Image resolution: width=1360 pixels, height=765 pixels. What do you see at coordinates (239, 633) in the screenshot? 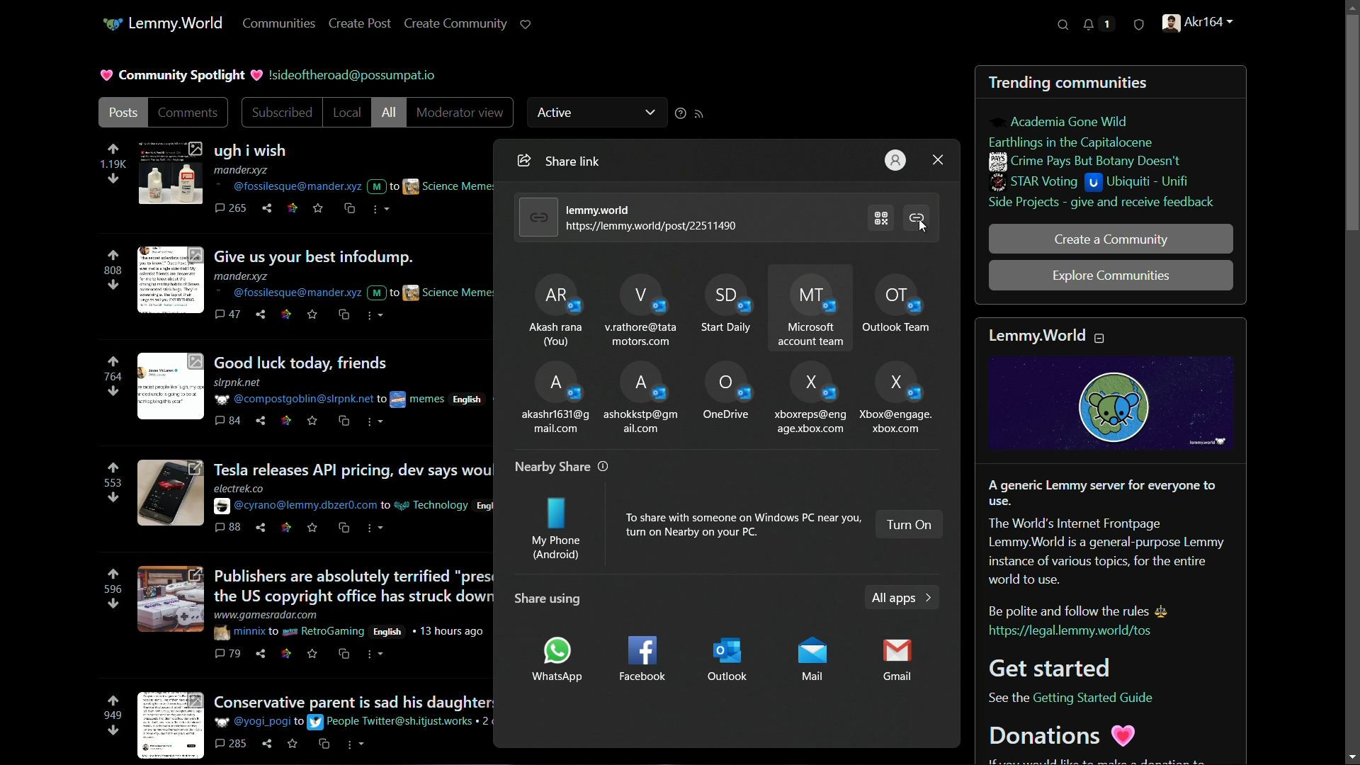
I see `minnix` at bounding box center [239, 633].